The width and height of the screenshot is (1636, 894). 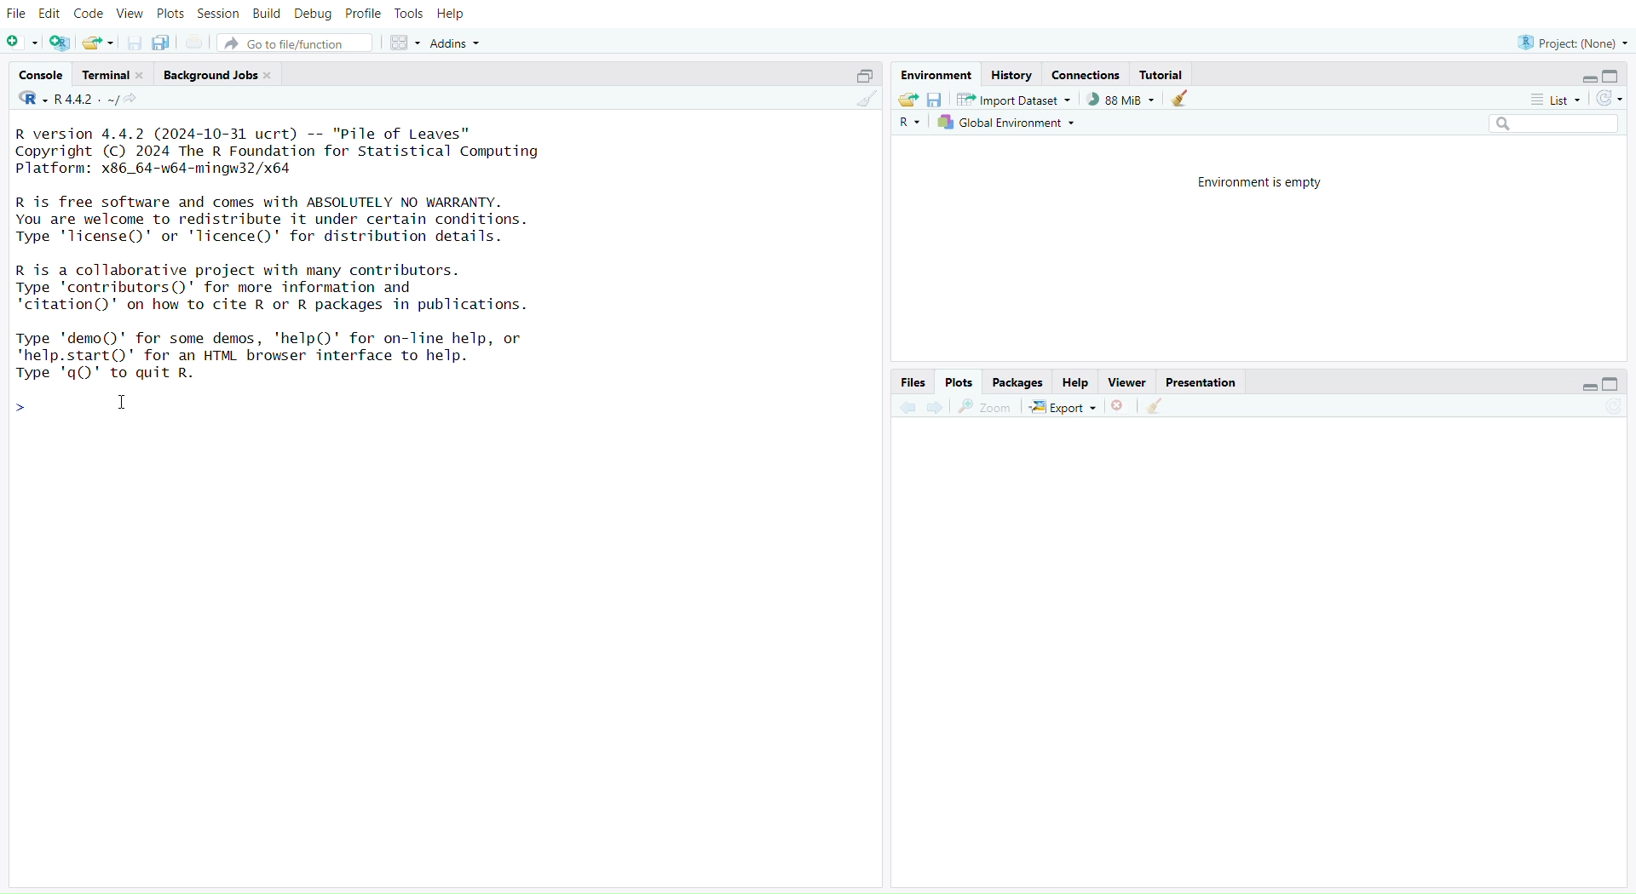 I want to click on session, so click(x=218, y=12).